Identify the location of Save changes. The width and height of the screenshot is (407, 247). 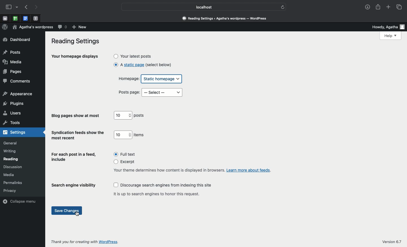
(67, 211).